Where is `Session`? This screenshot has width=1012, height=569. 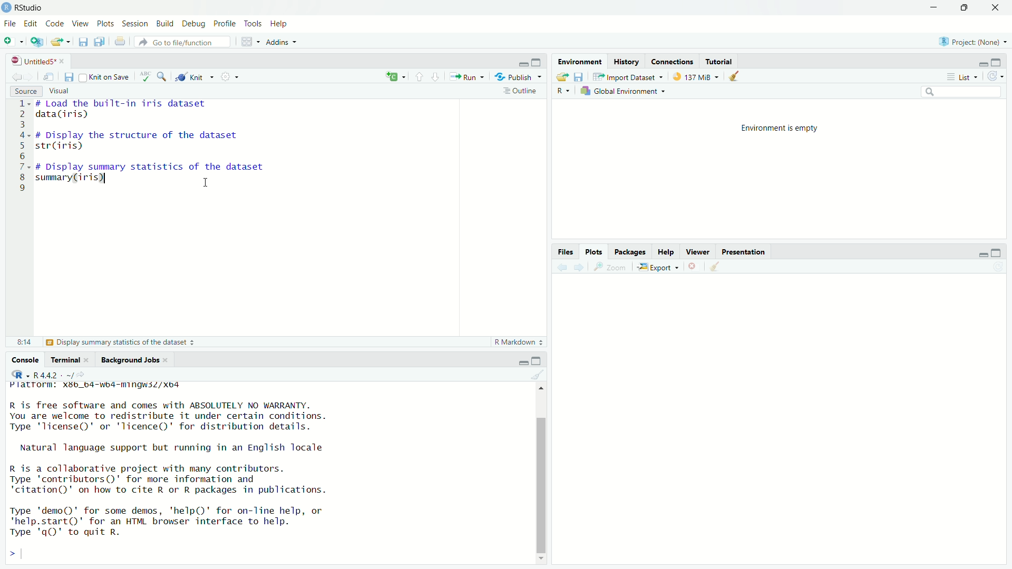 Session is located at coordinates (135, 23).